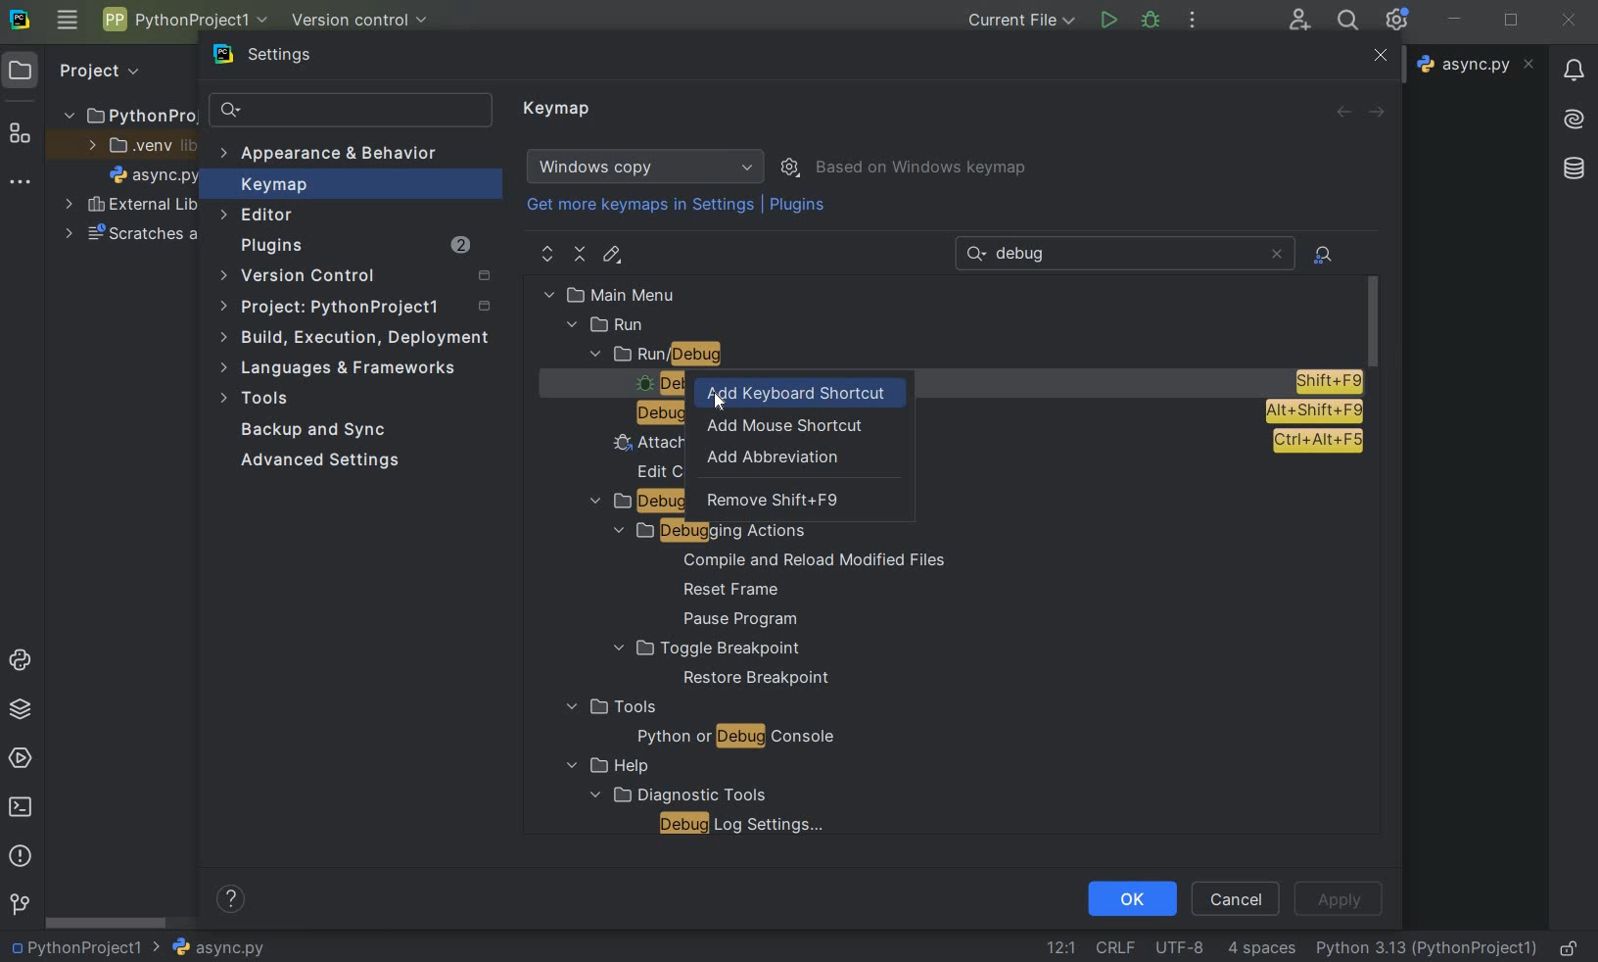  Describe the element at coordinates (1576, 166) in the screenshot. I see `database` at that location.